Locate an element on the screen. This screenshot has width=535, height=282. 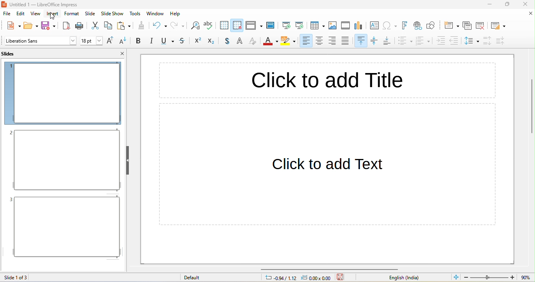
open is located at coordinates (31, 25).